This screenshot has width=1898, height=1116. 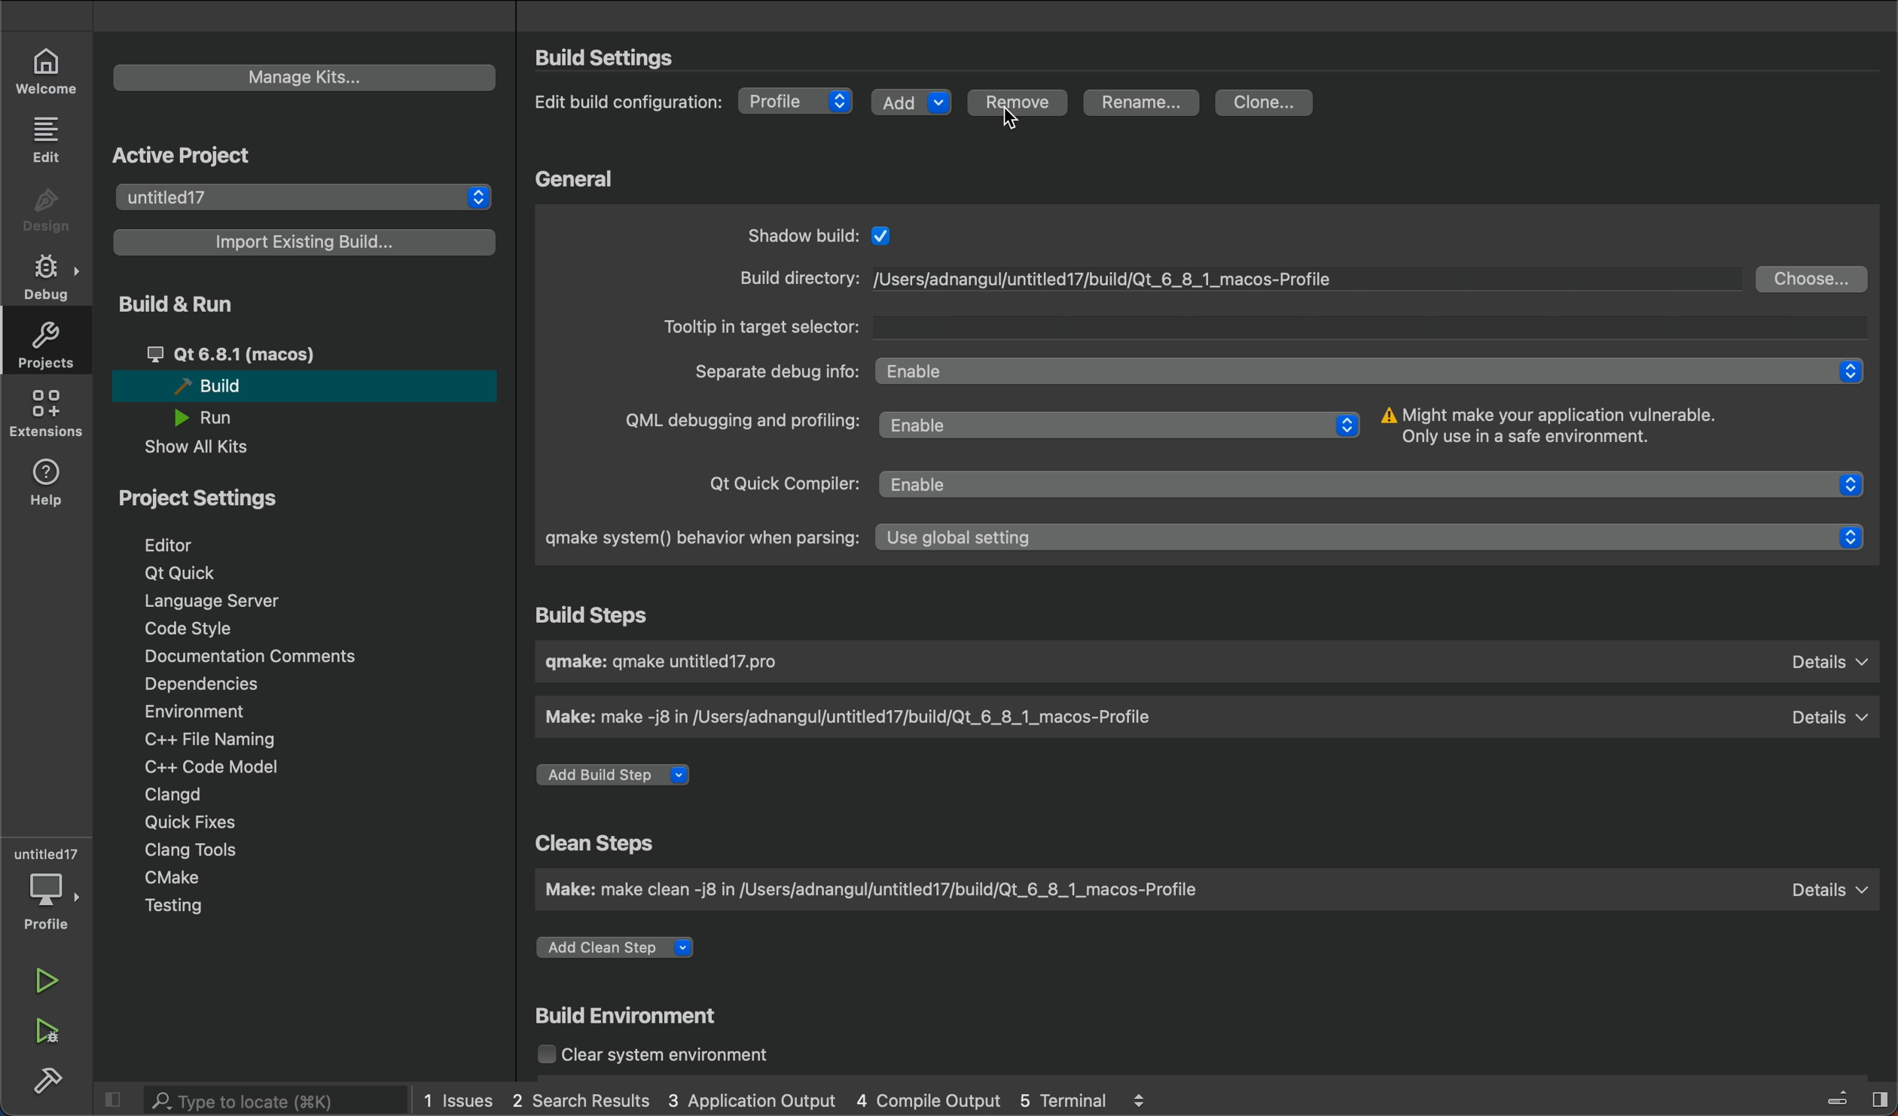 What do you see at coordinates (658, 1053) in the screenshot?
I see `clear system environment` at bounding box center [658, 1053].